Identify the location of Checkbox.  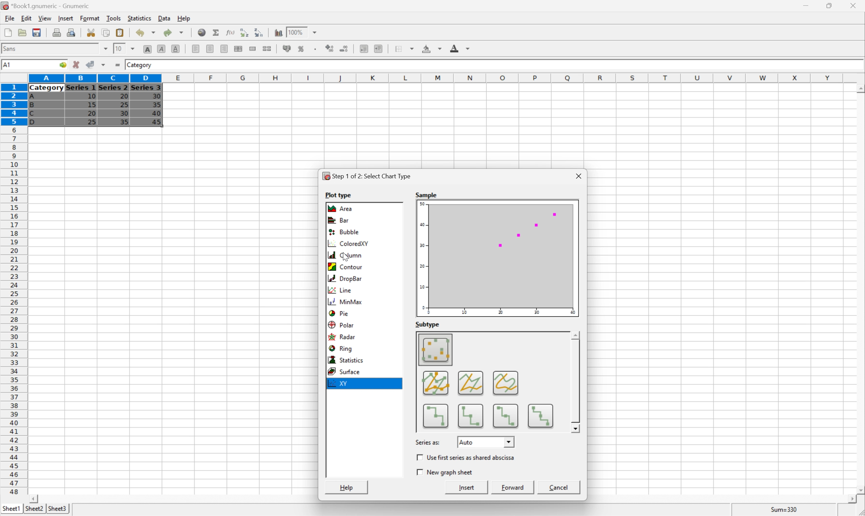
(418, 457).